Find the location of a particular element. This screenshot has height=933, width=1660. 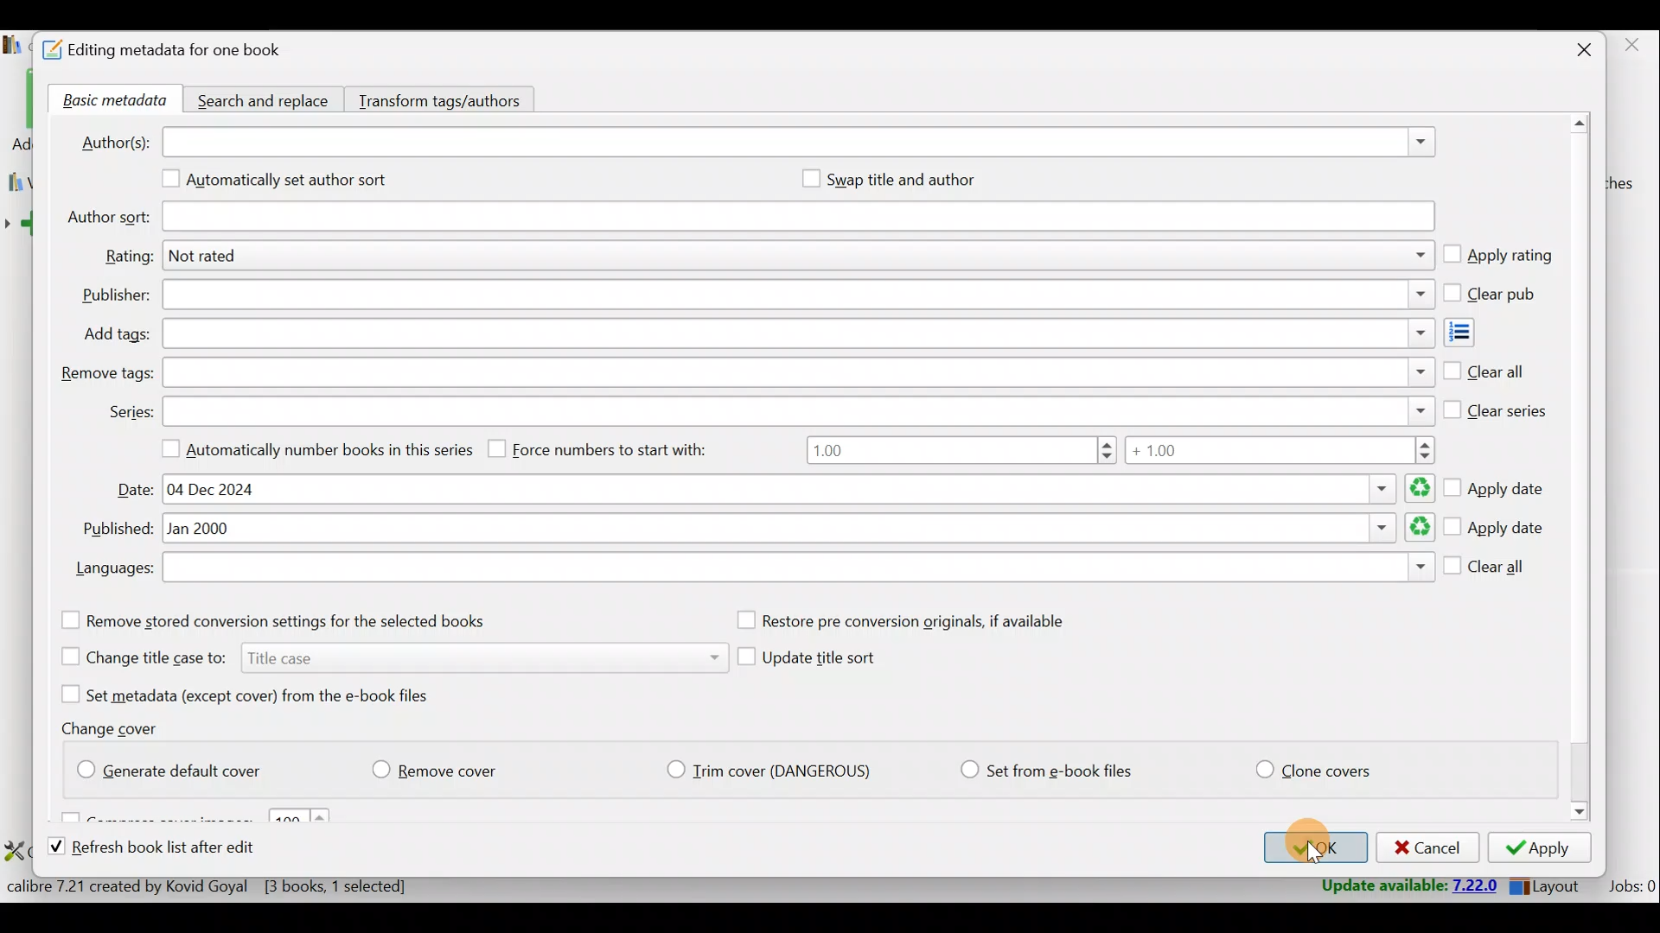

Author sort is located at coordinates (797, 218).